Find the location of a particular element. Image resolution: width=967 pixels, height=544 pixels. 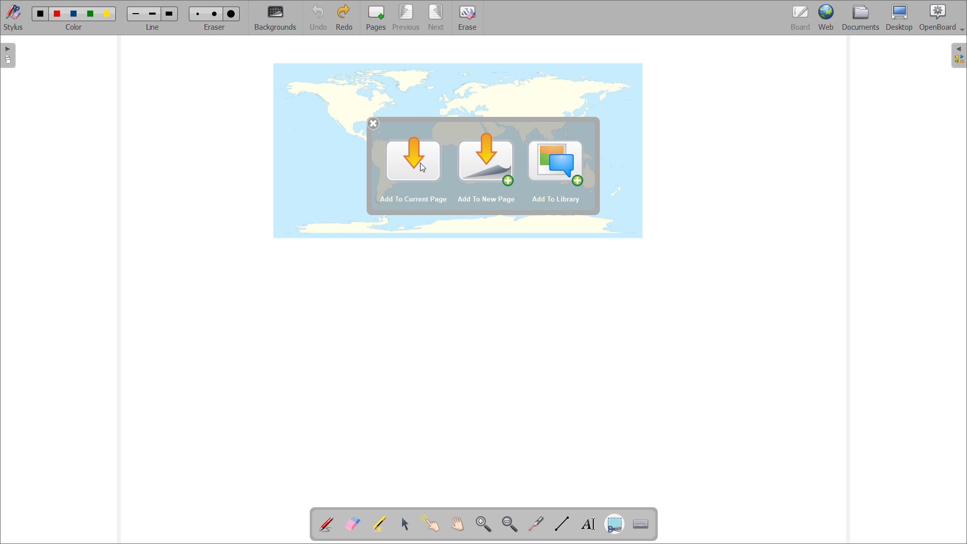

small is located at coordinates (196, 13).